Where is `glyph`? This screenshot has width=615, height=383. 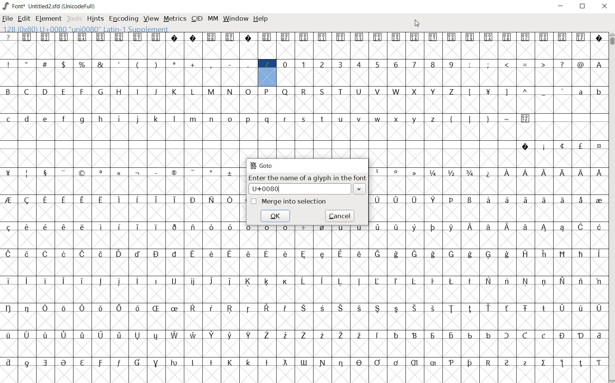 glyph is located at coordinates (267, 281).